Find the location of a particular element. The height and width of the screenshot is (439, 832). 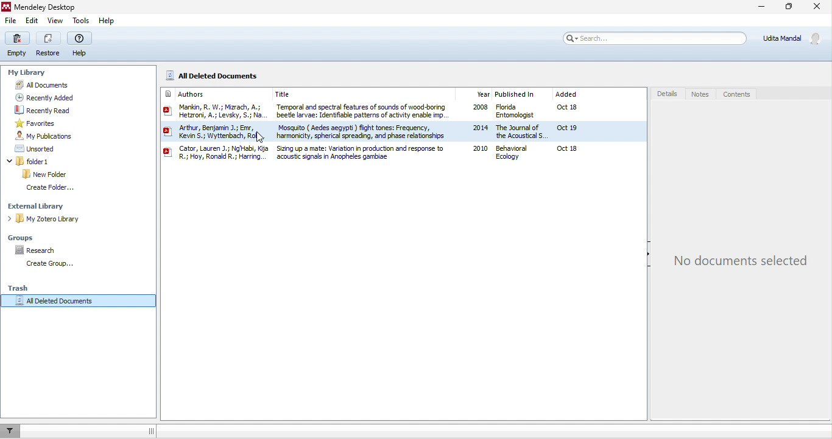

all documents is located at coordinates (53, 85).